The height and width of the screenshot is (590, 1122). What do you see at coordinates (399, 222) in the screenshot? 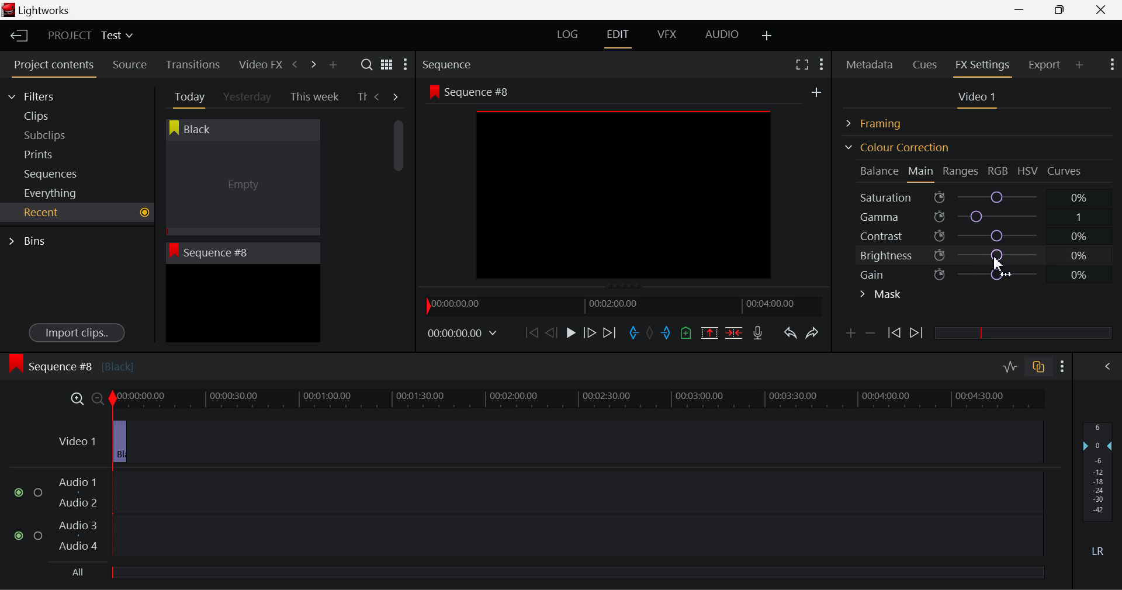
I see `Scroll Bar` at bounding box center [399, 222].